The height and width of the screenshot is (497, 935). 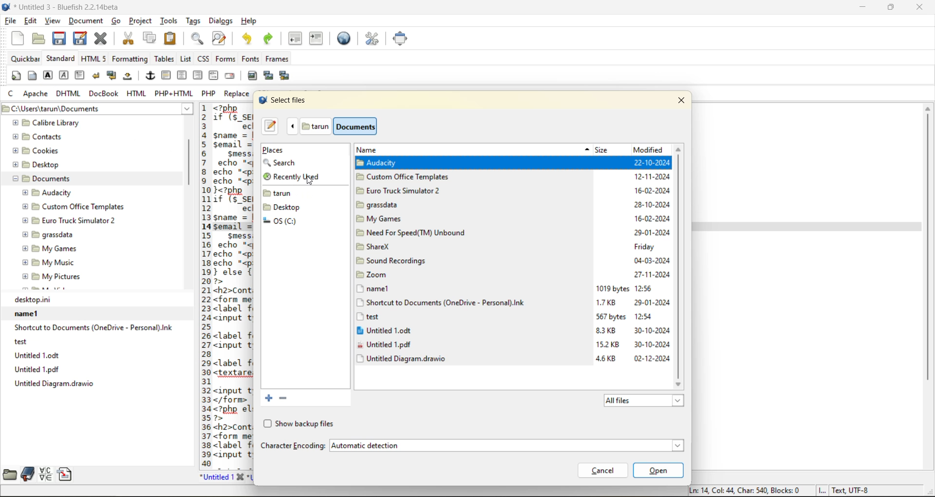 I want to click on indent, so click(x=316, y=38).